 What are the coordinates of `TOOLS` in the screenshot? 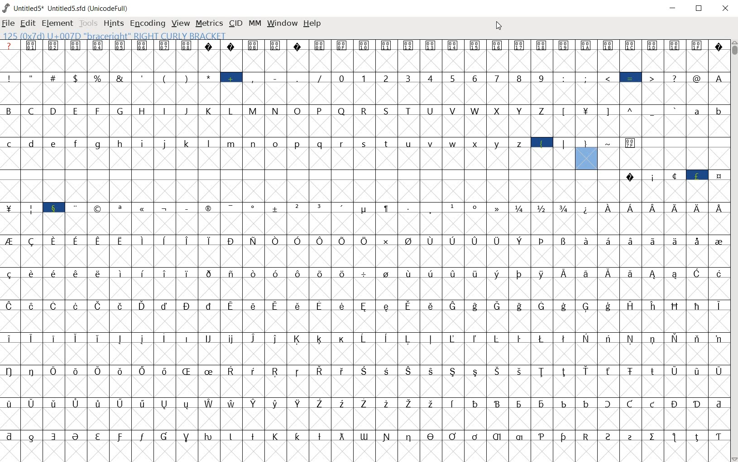 It's located at (87, 24).